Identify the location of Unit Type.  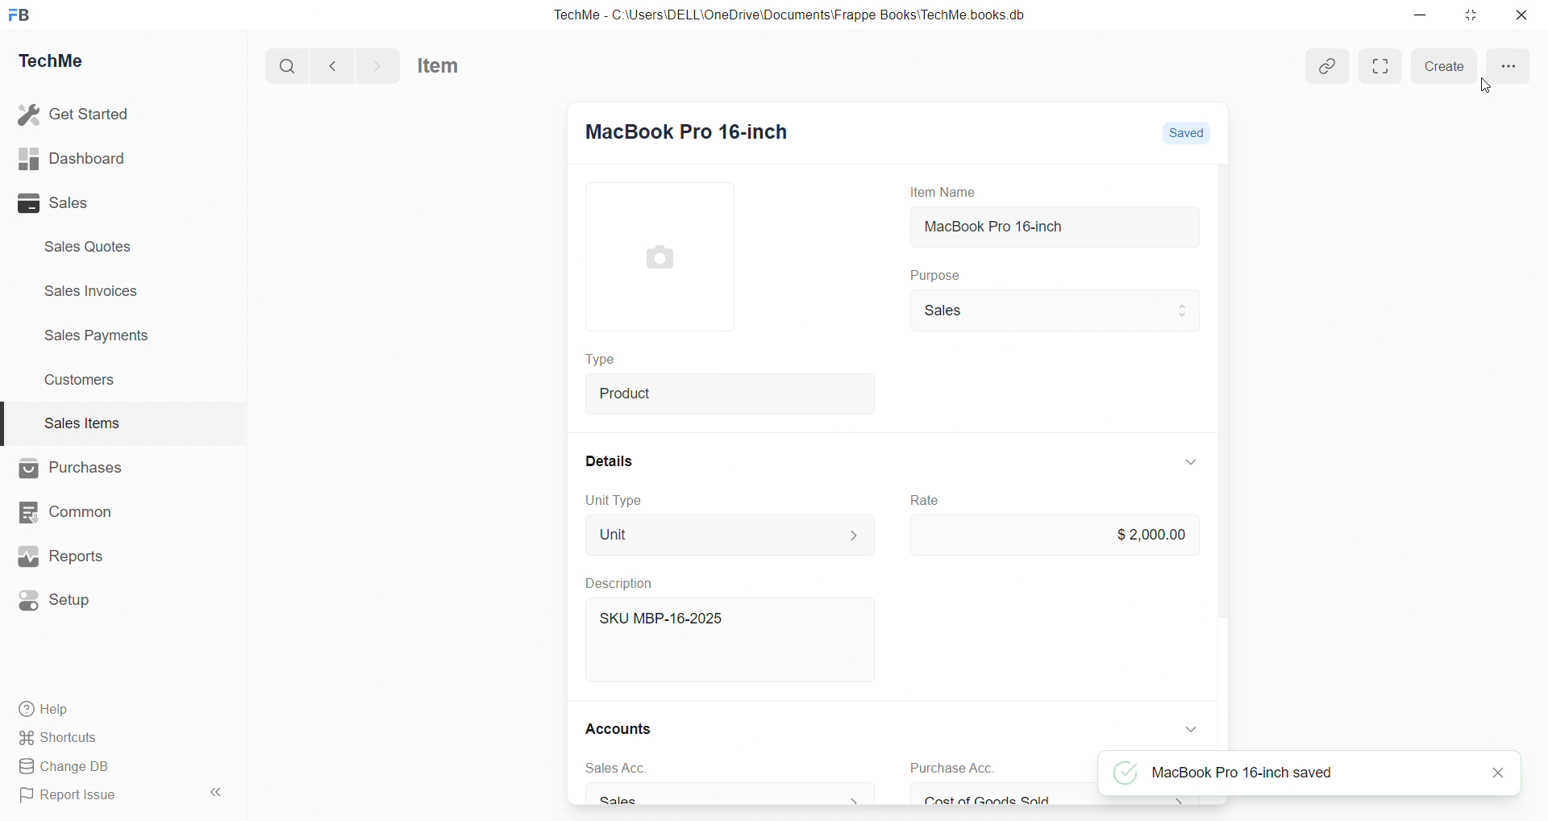
(614, 502).